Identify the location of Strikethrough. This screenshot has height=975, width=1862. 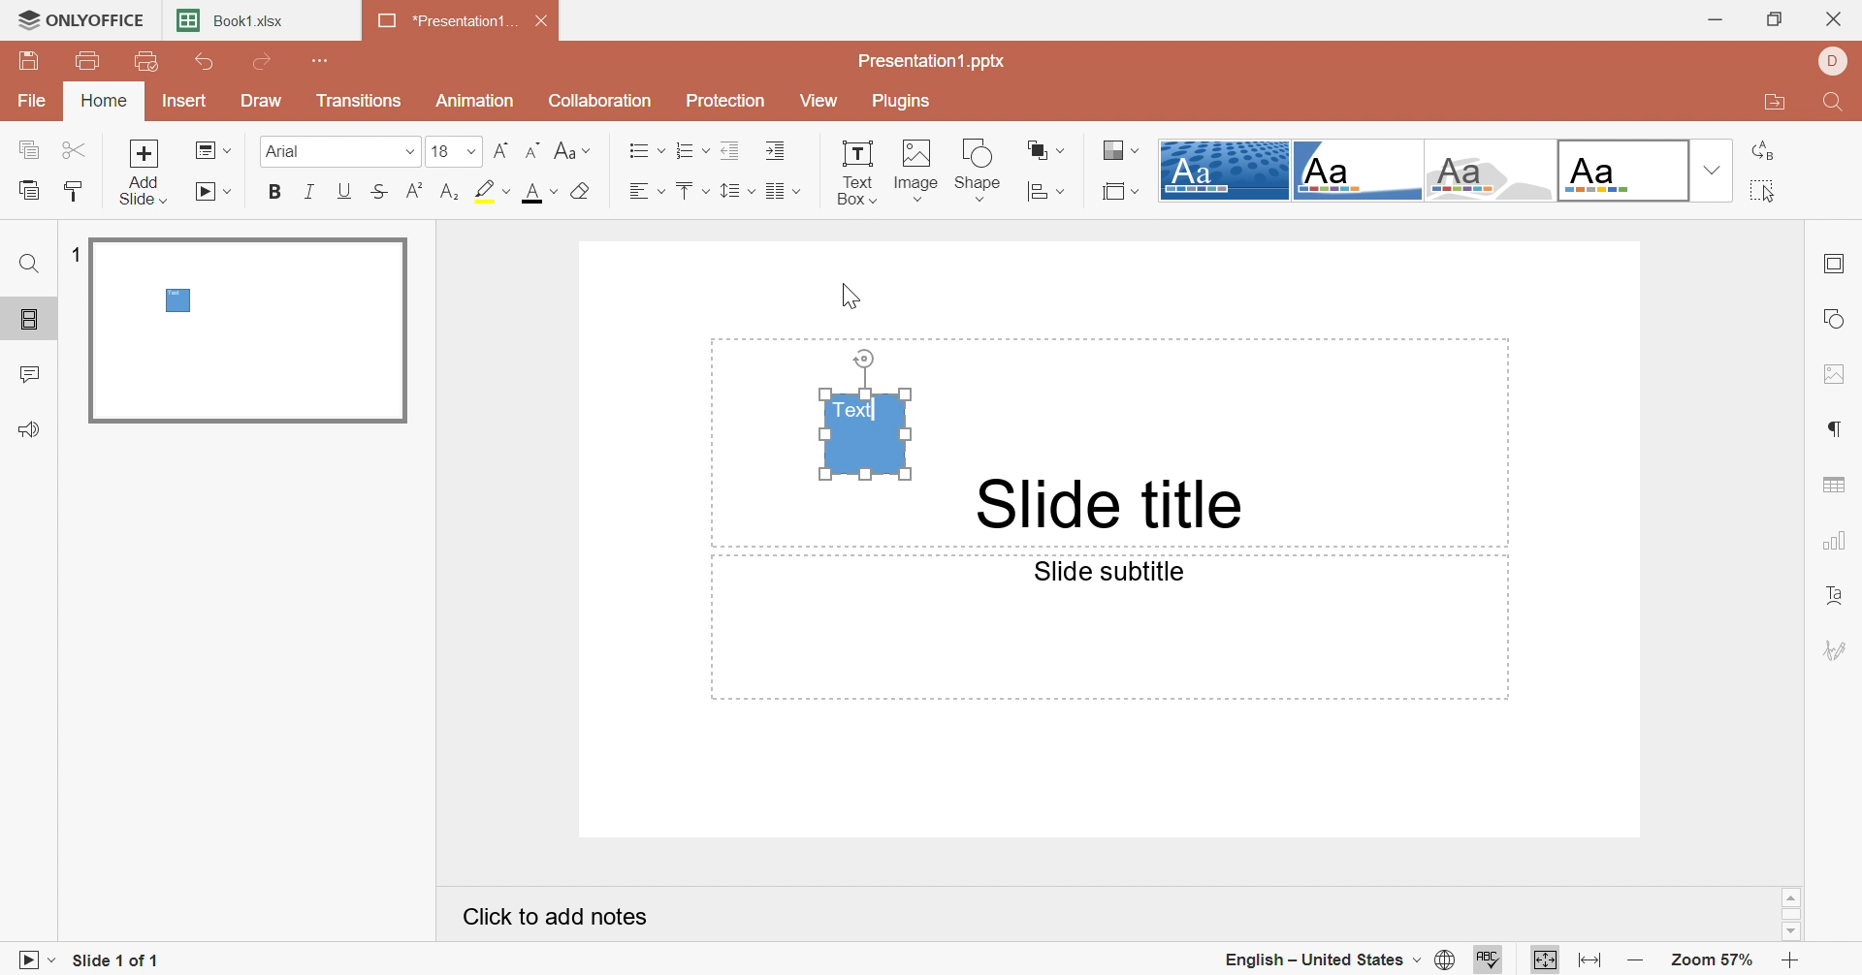
(380, 193).